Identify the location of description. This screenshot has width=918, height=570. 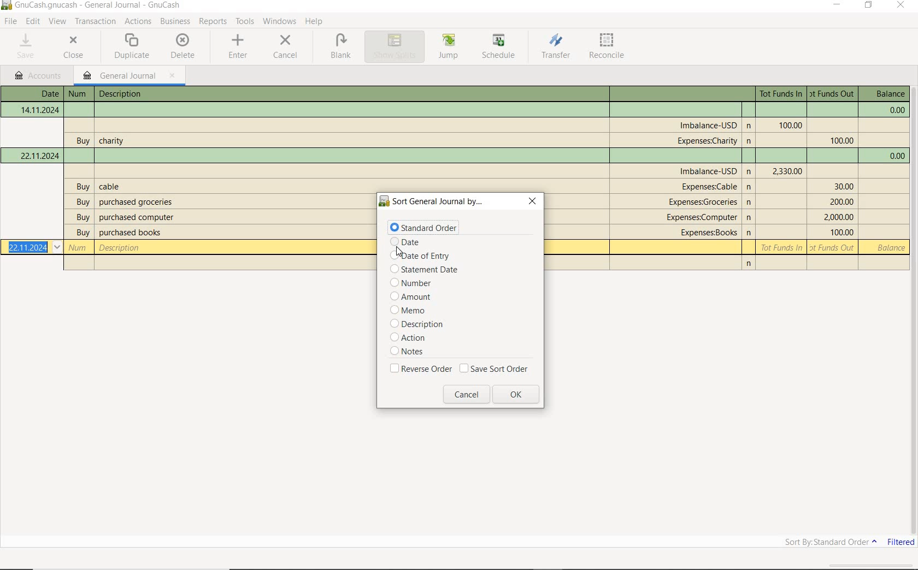
(113, 139).